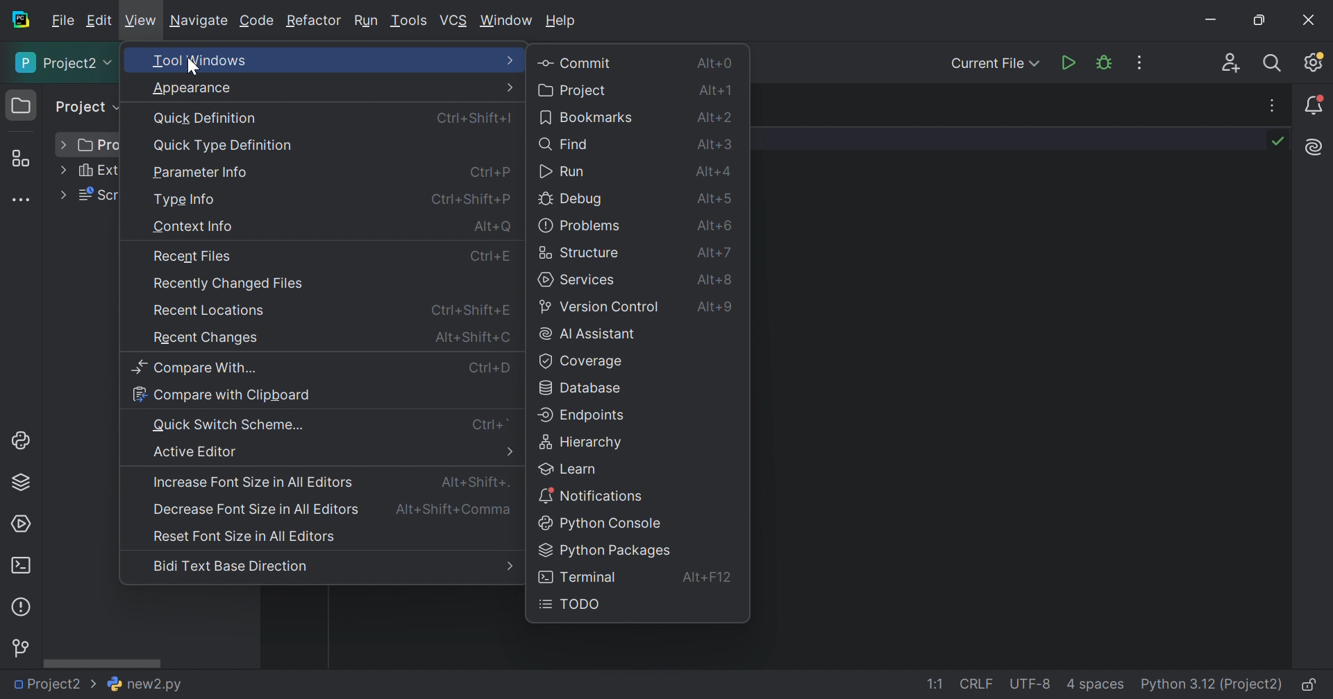 This screenshot has width=1333, height=699. What do you see at coordinates (258, 21) in the screenshot?
I see `Code` at bounding box center [258, 21].